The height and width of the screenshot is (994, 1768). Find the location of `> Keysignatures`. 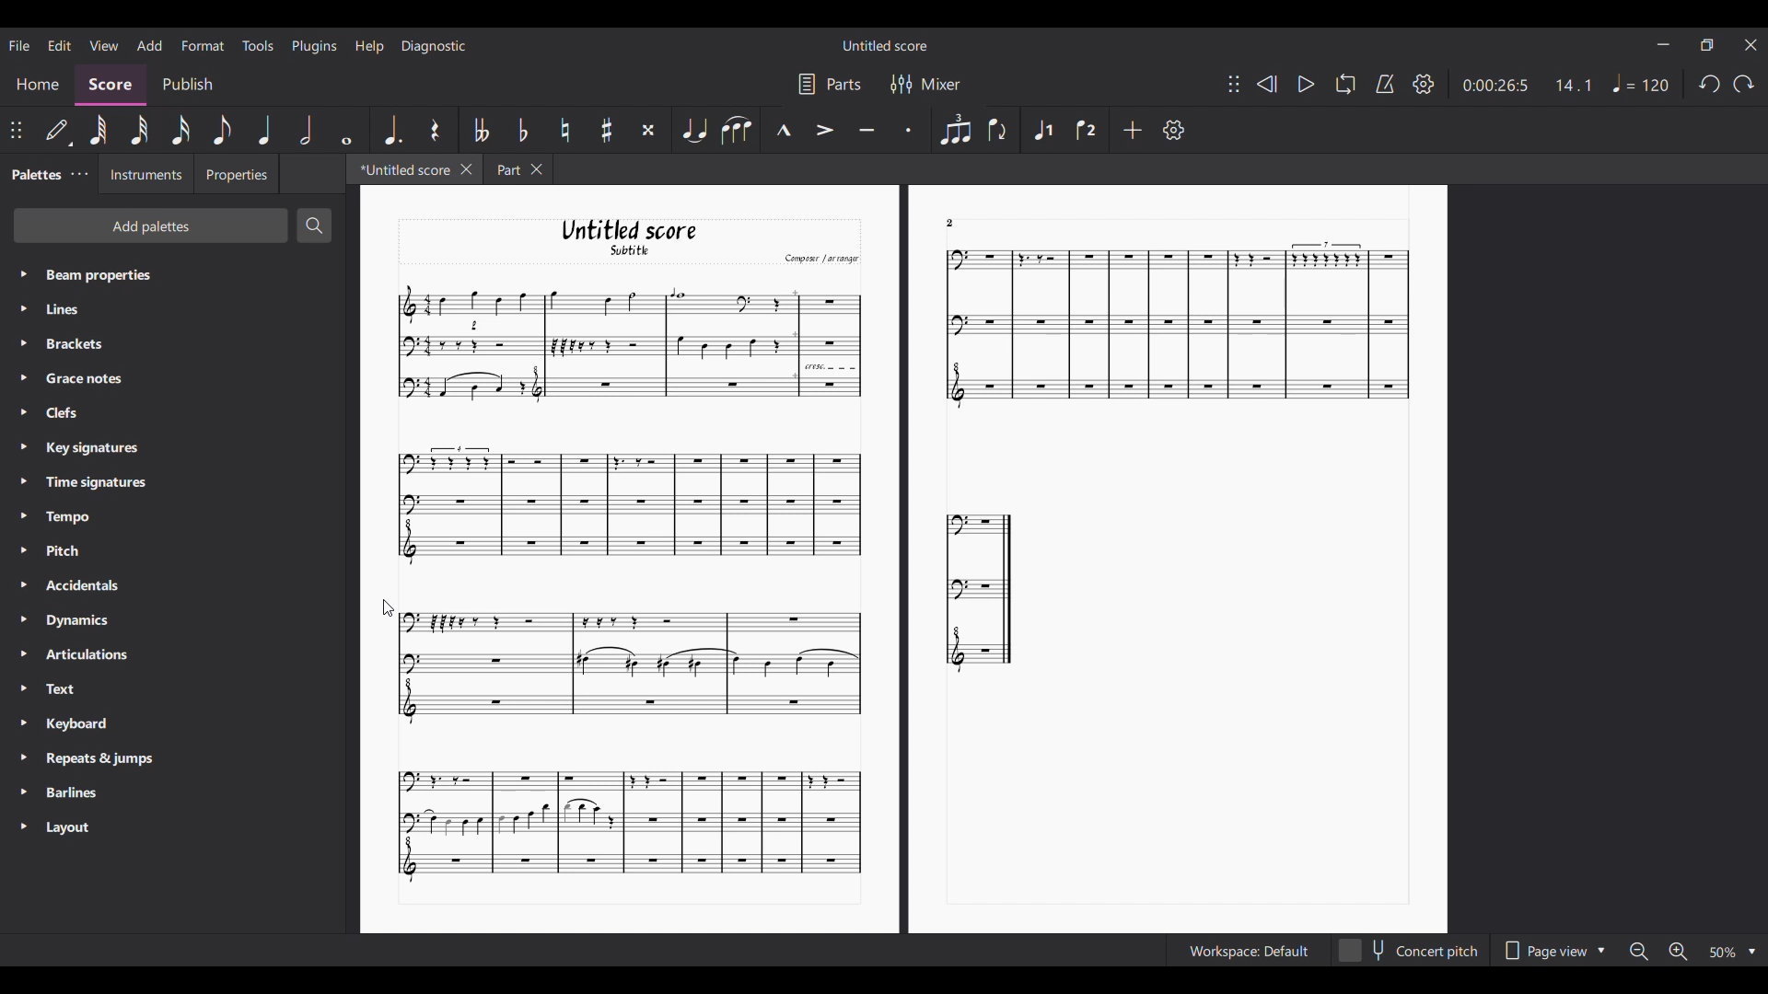

> Keysignatures is located at coordinates (81, 445).